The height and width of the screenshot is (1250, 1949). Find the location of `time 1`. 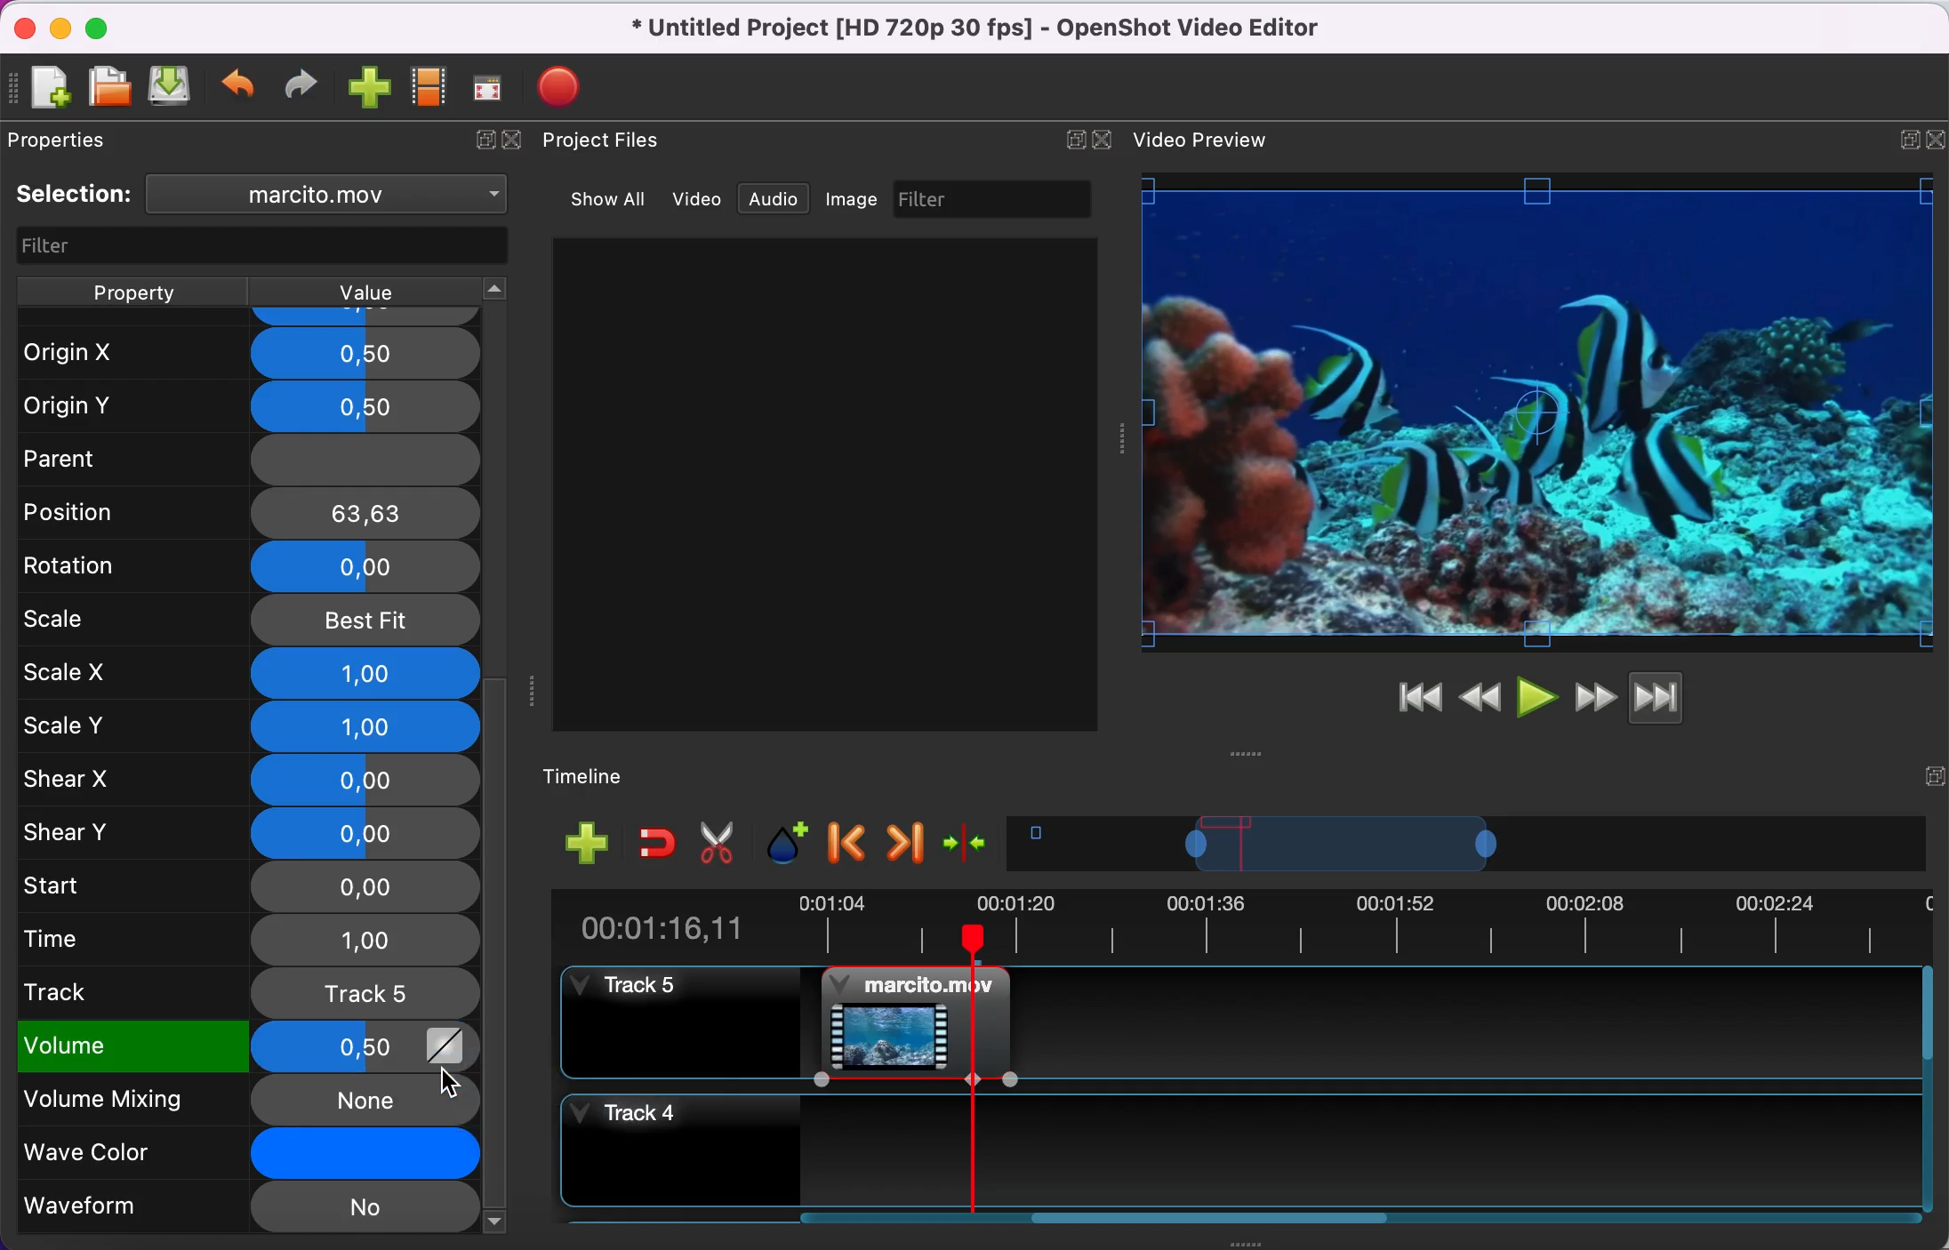

time 1 is located at coordinates (250, 939).